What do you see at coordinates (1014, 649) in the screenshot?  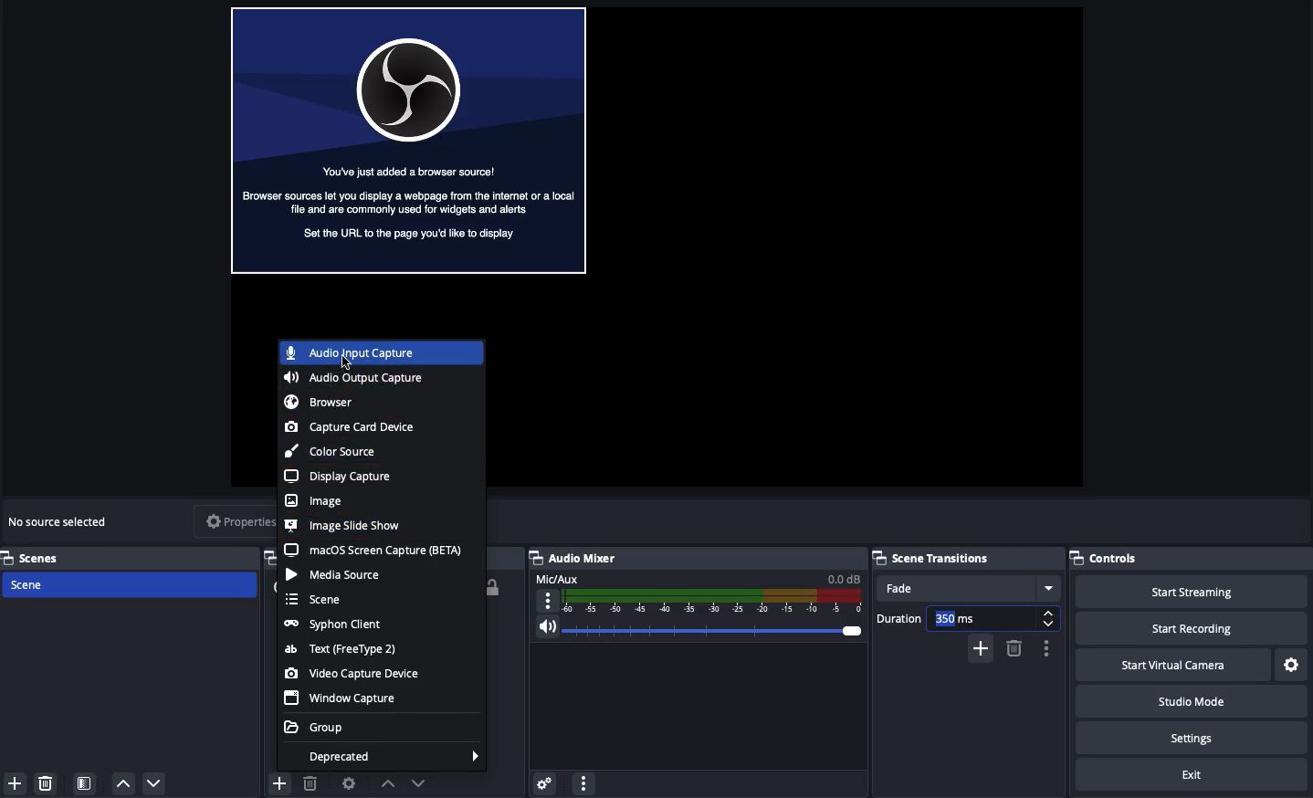 I see `Remove` at bounding box center [1014, 649].